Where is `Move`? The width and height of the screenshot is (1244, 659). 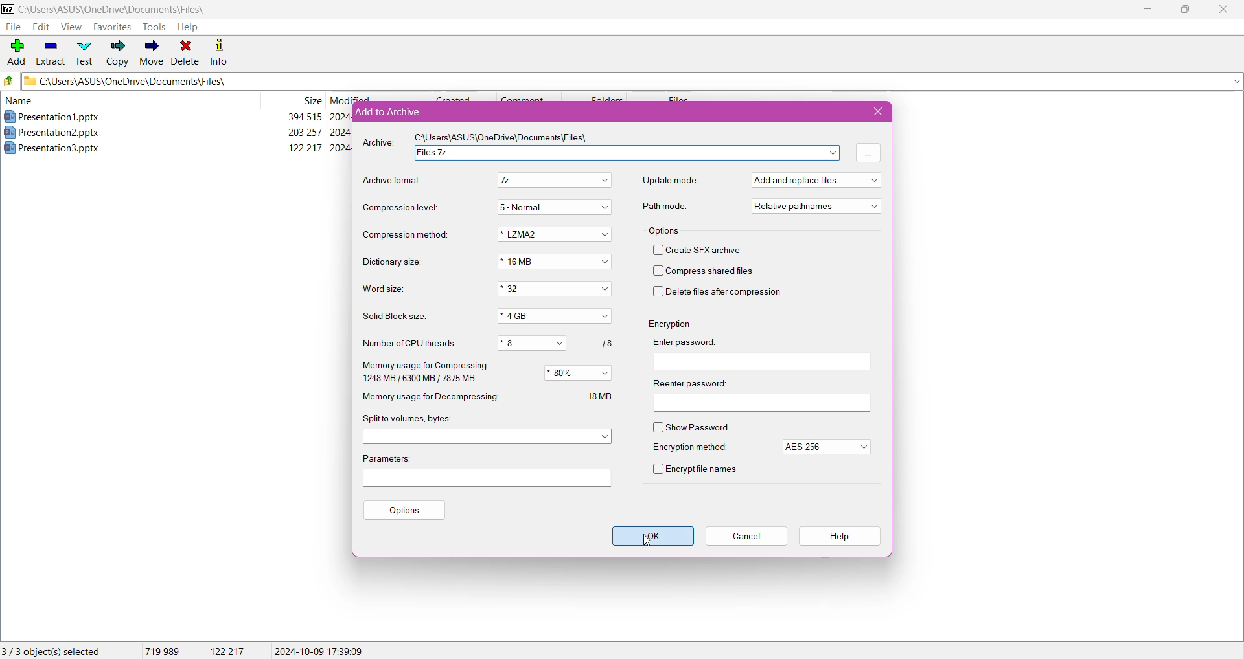
Move is located at coordinates (150, 54).